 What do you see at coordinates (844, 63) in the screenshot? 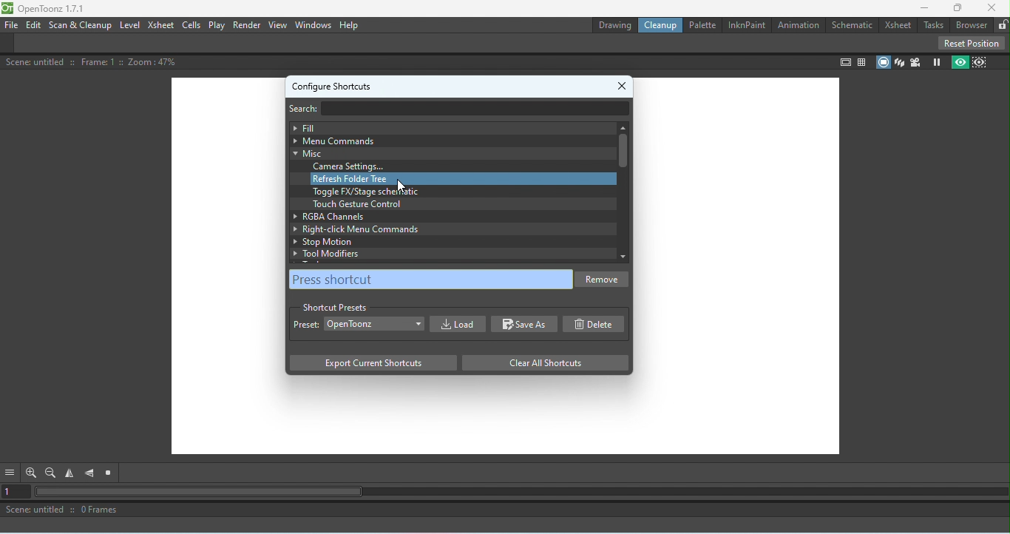
I see `Safe area` at bounding box center [844, 63].